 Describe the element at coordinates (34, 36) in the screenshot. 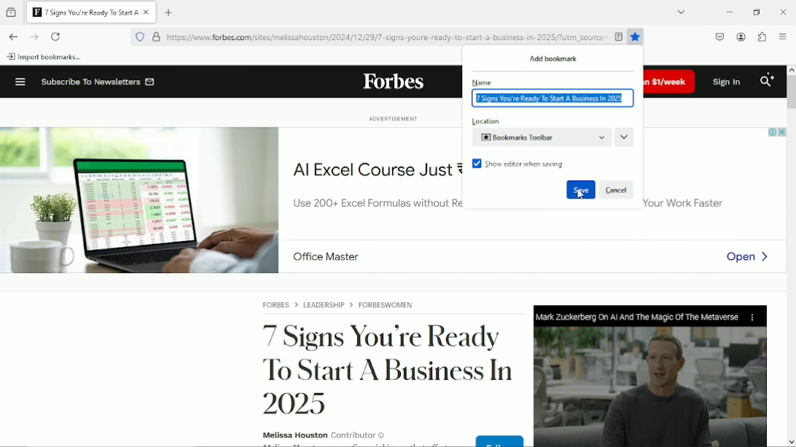

I see `Go forward` at that location.